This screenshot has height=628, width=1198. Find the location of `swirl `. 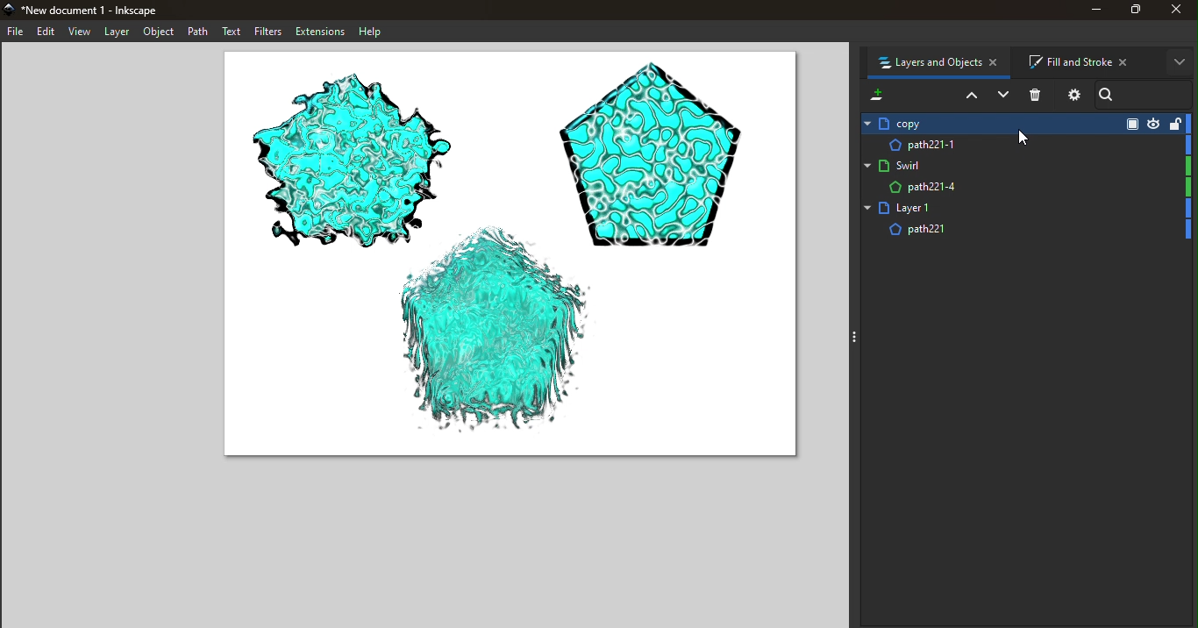

swirl  is located at coordinates (1025, 164).